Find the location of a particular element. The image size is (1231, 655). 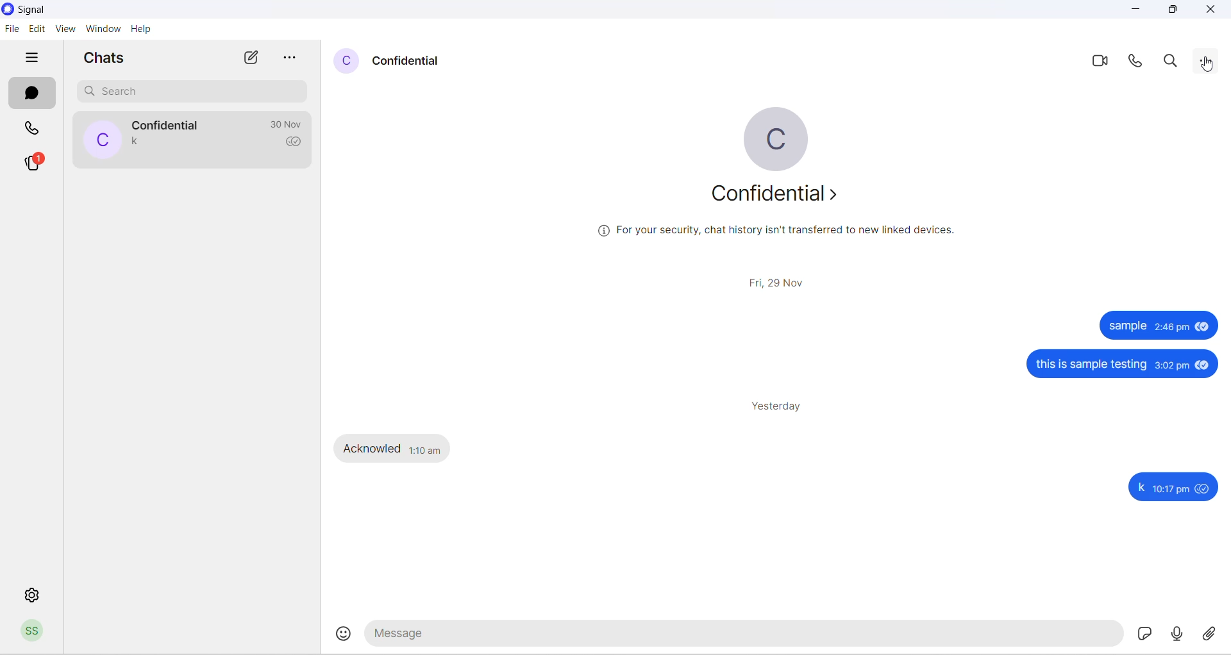

chats is located at coordinates (33, 93).